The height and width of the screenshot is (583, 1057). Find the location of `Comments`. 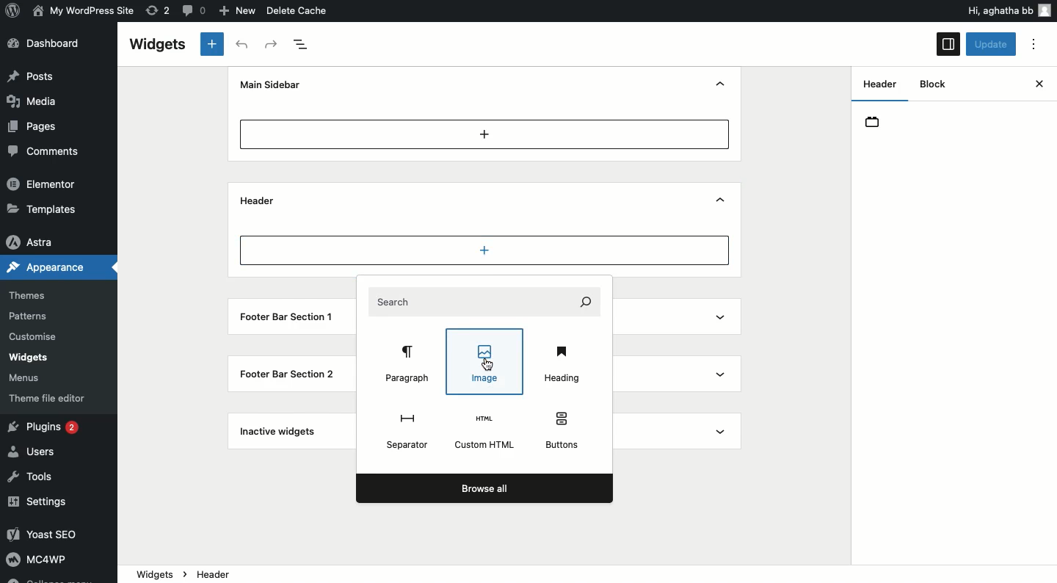

Comments is located at coordinates (40, 151).